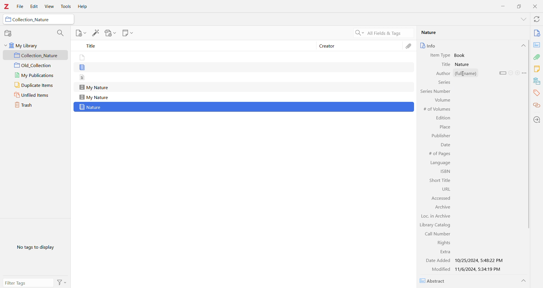 Image resolution: width=543 pixels, height=288 pixels. What do you see at coordinates (435, 281) in the screenshot?
I see `Abstract` at bounding box center [435, 281].